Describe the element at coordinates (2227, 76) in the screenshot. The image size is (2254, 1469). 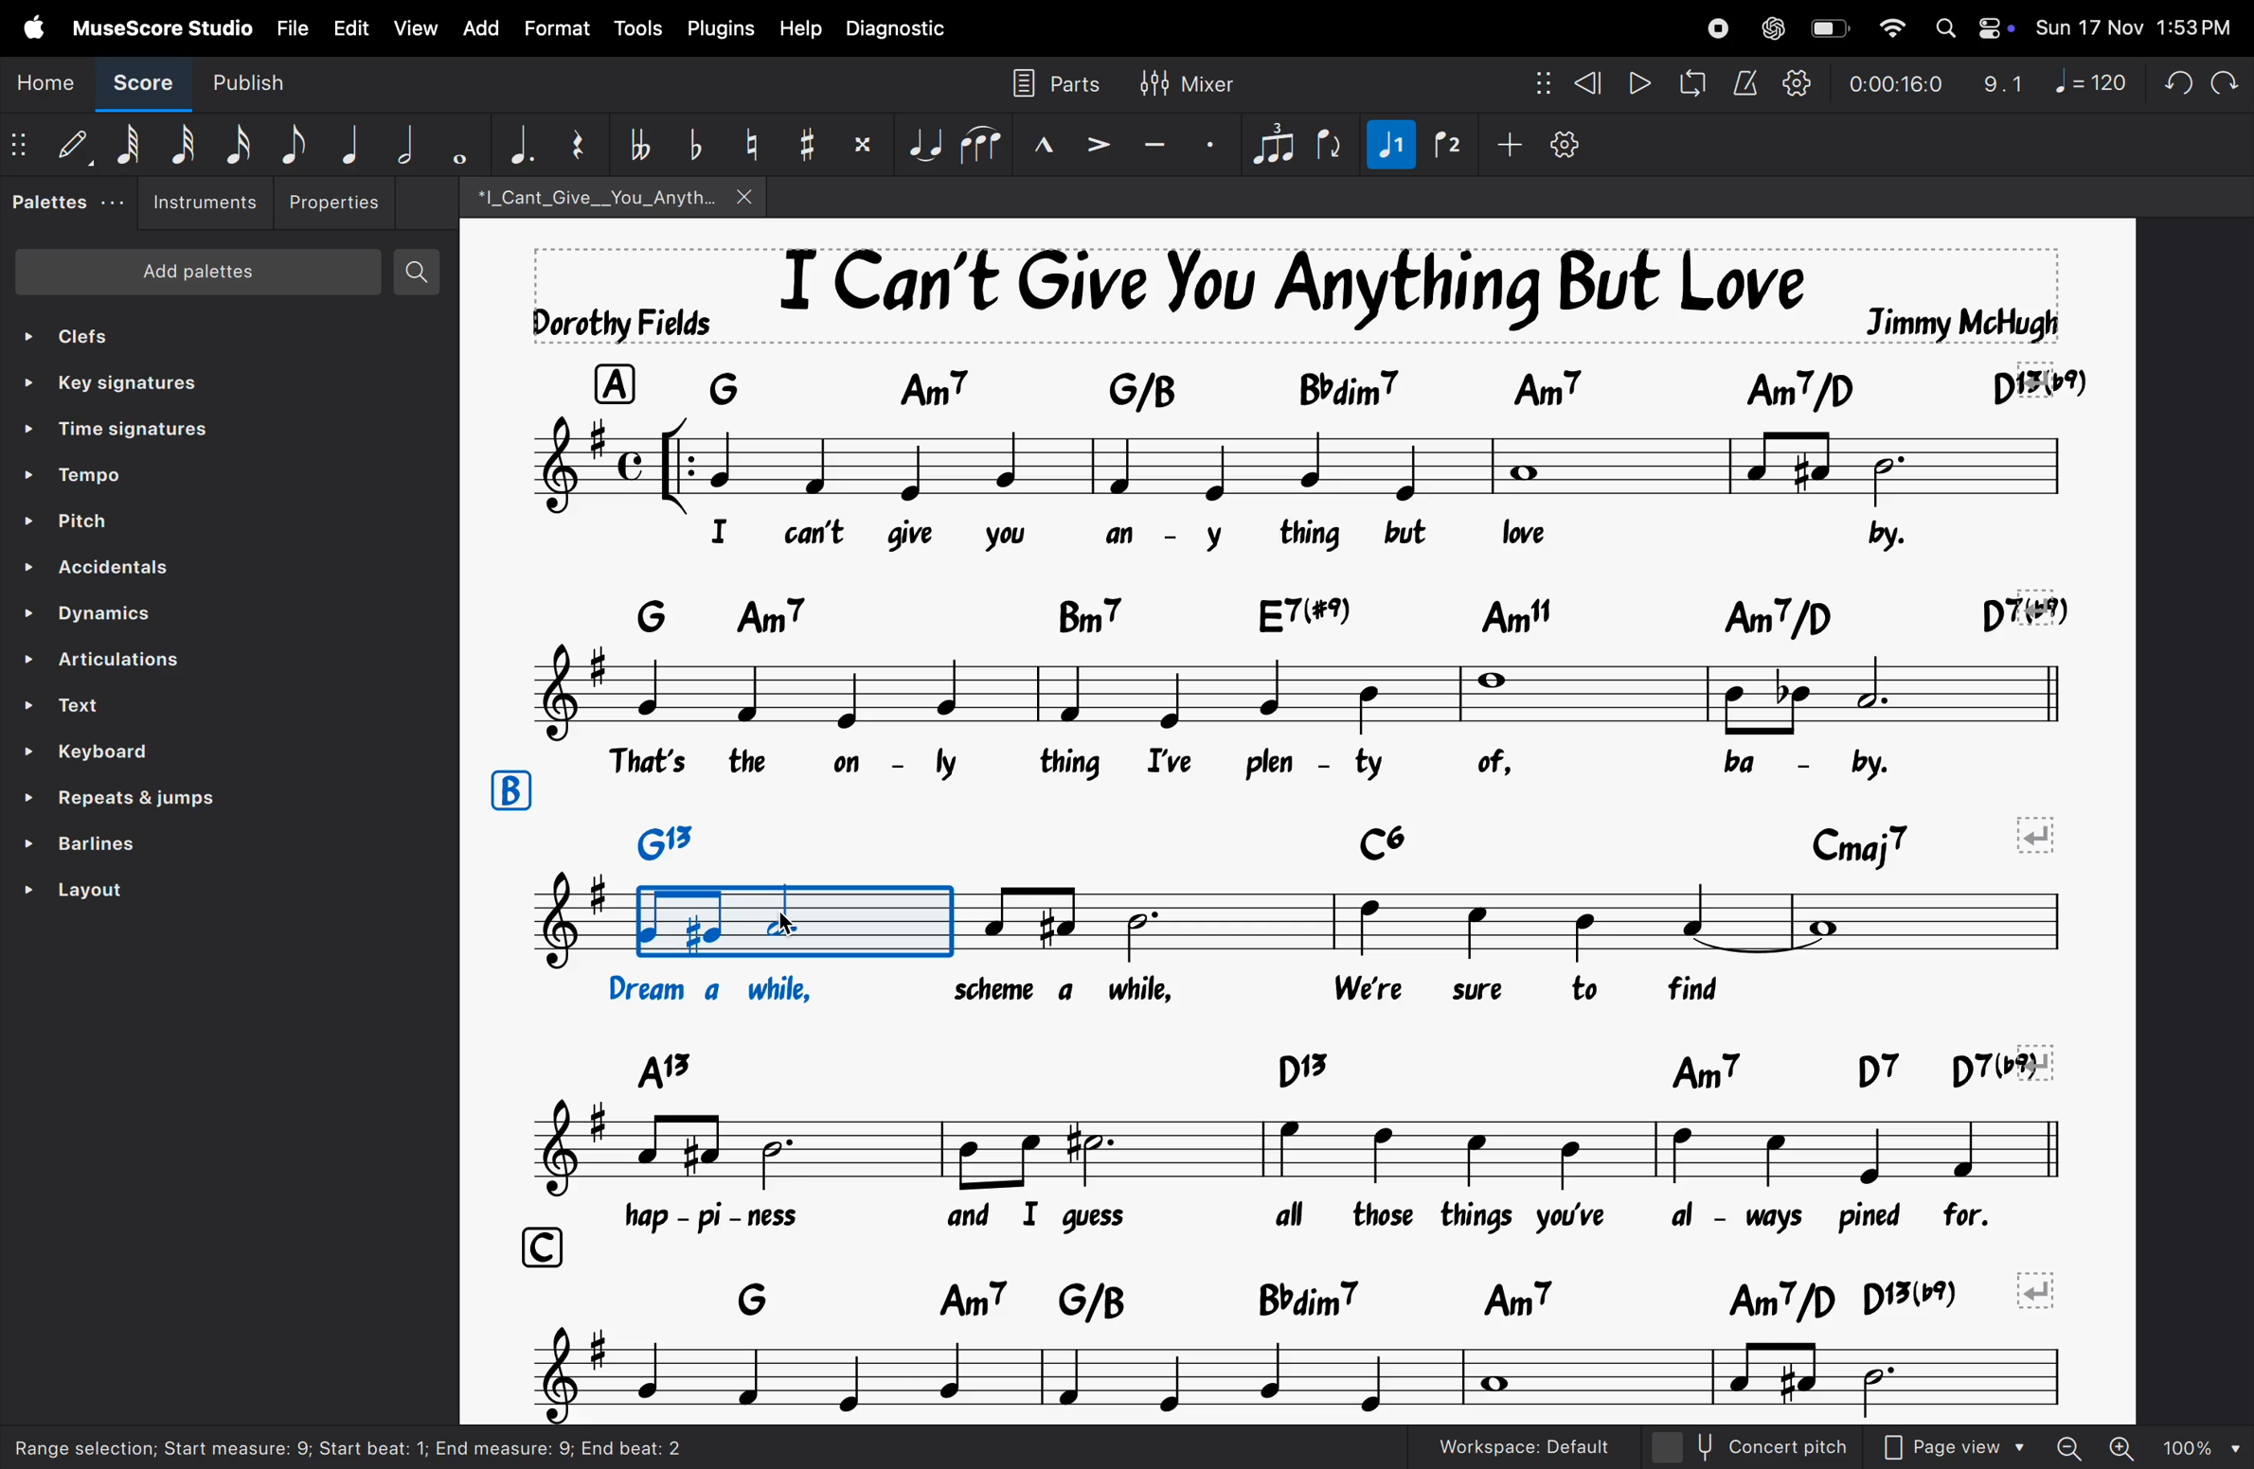
I see `redo` at that location.